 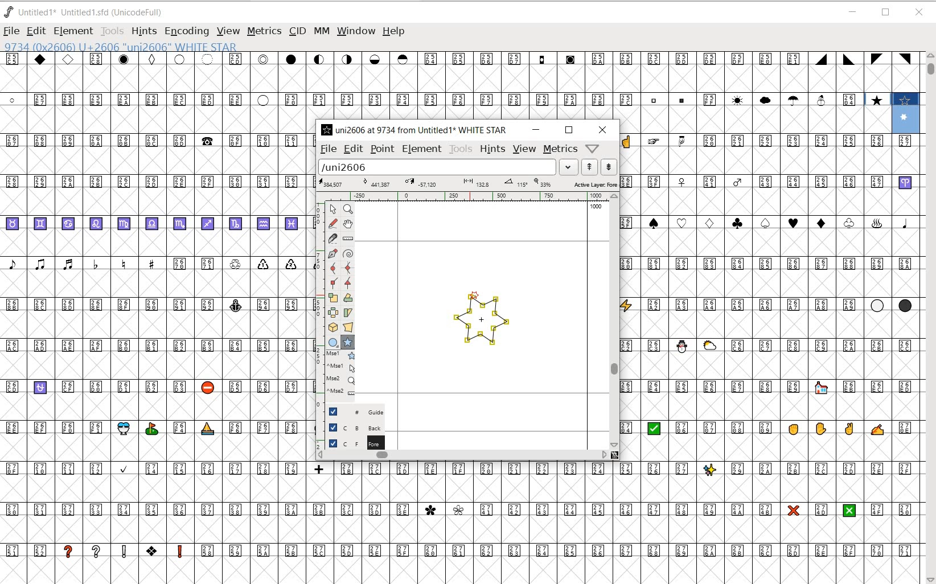 What do you see at coordinates (492, 149) in the screenshot?
I see `HINTS` at bounding box center [492, 149].